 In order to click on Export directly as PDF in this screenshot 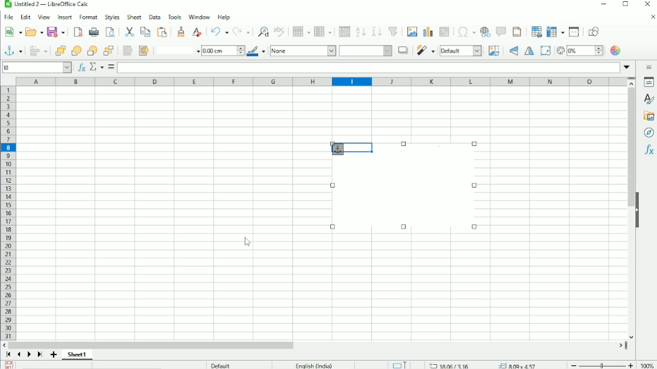, I will do `click(78, 32)`.